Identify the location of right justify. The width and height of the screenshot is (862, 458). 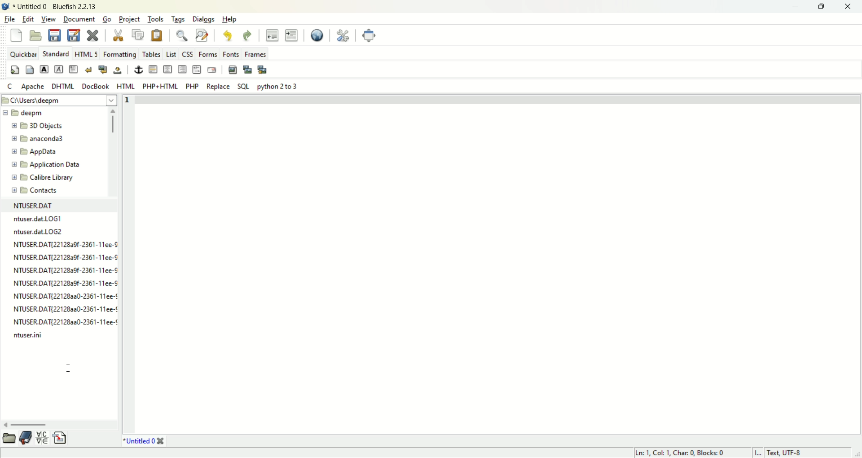
(182, 68).